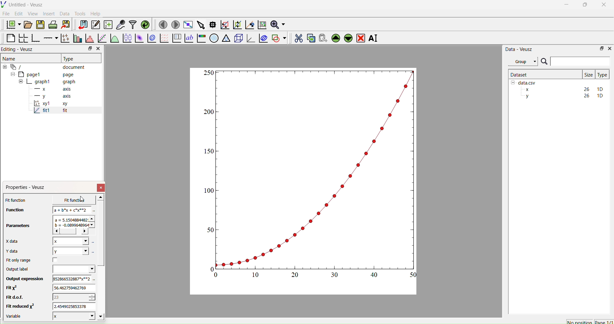 Image resolution: width=614 pixels, height=324 pixels. Describe the element at coordinates (27, 25) in the screenshot. I see `Open` at that location.